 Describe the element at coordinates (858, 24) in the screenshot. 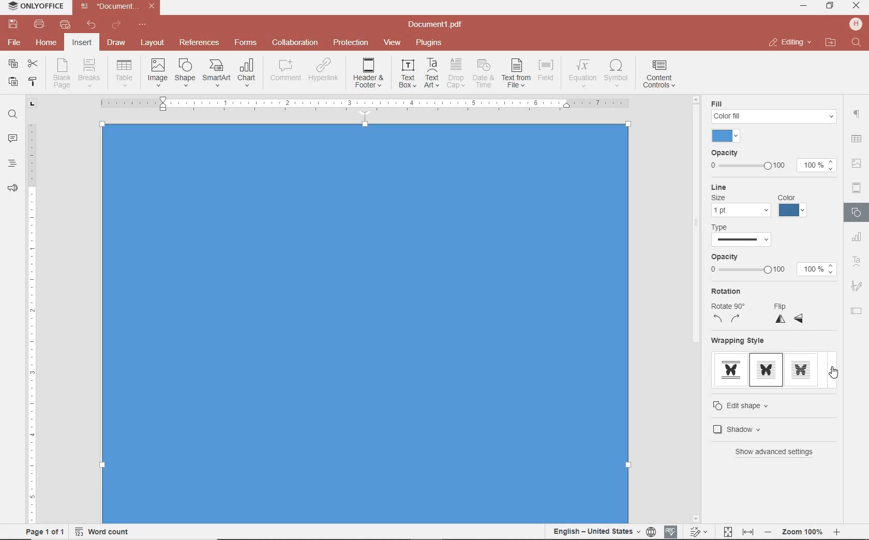

I see `hp` at that location.